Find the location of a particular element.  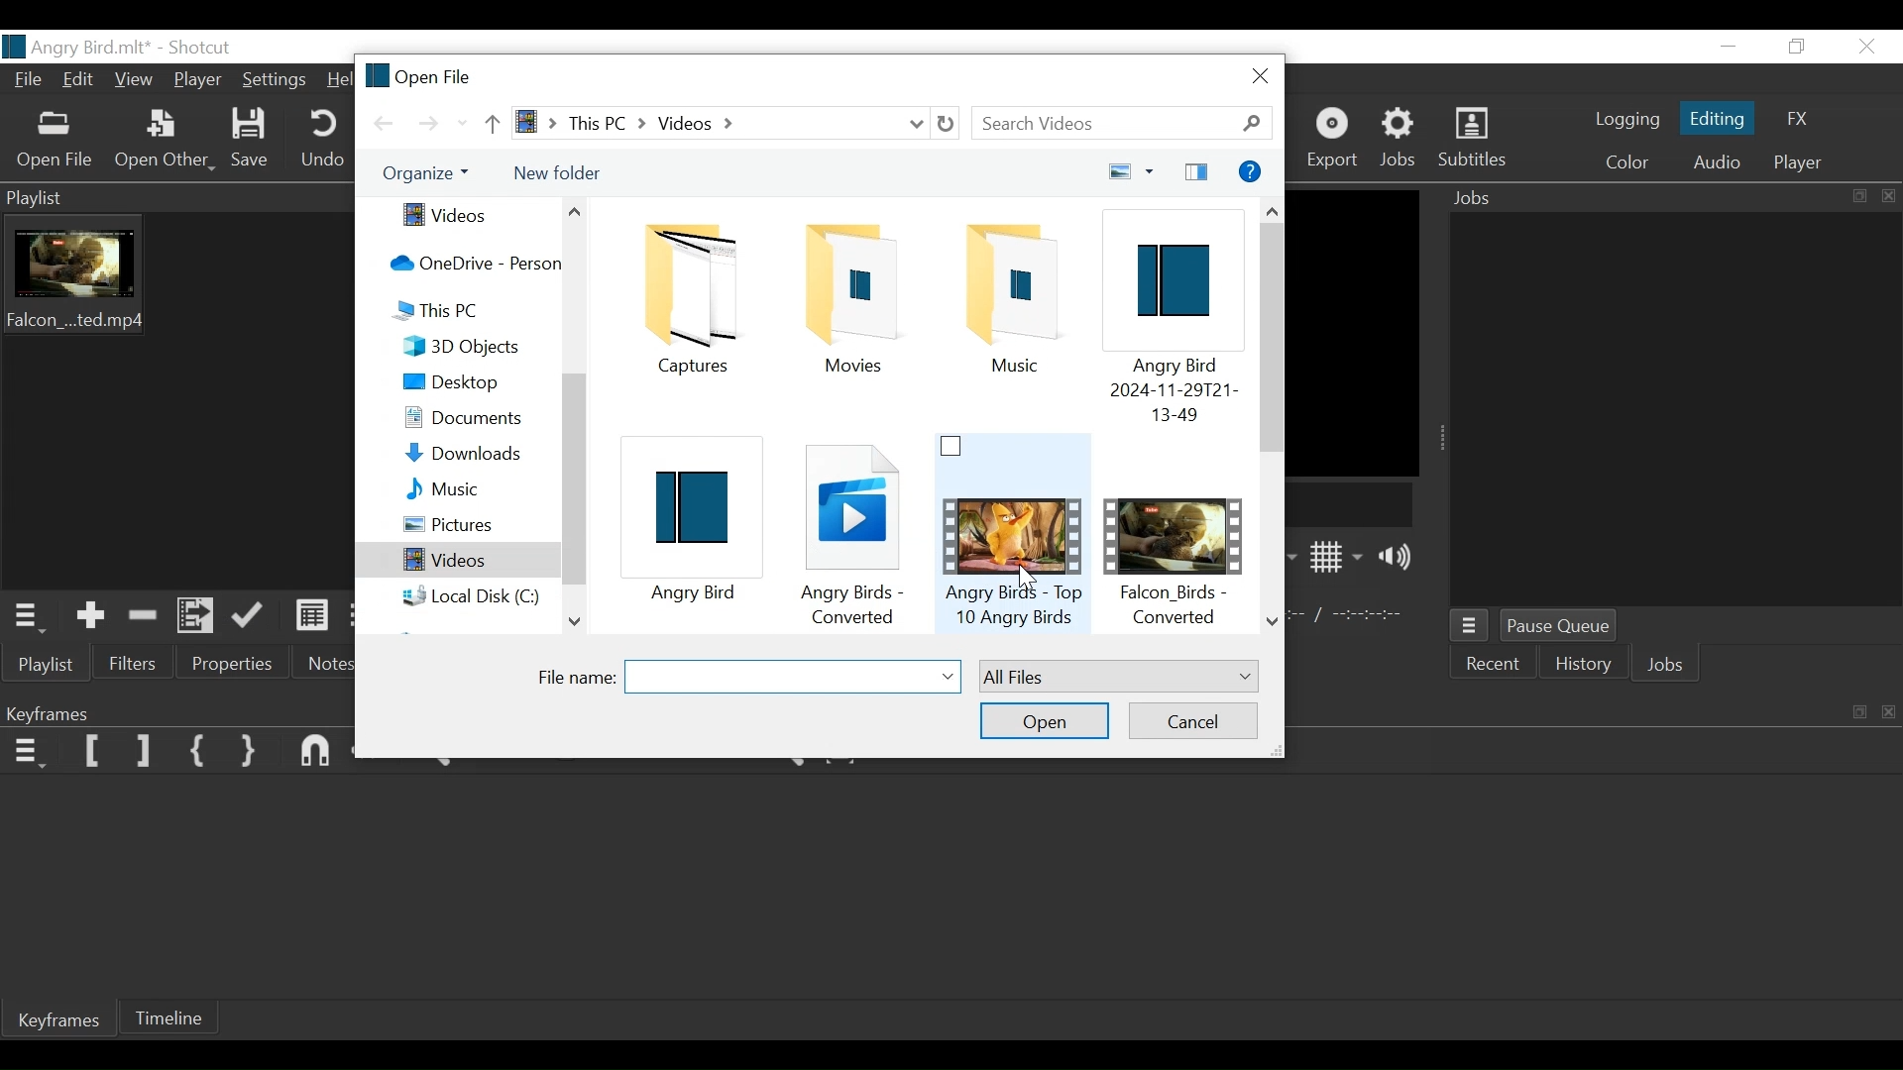

This PC is located at coordinates (469, 309).